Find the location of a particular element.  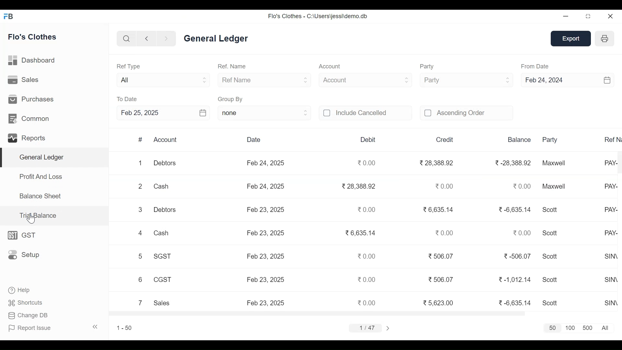

PAY- is located at coordinates (611, 163).